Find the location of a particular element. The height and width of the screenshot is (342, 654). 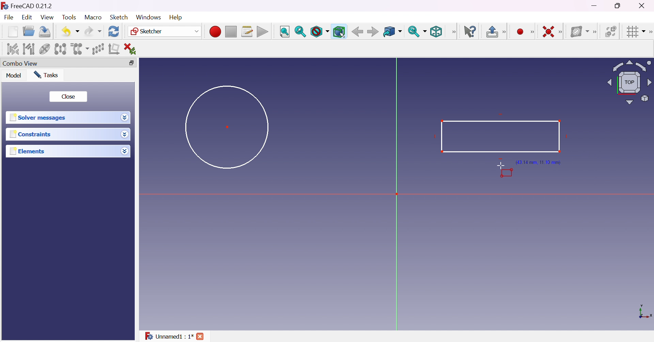

Clone is located at coordinates (79, 48).